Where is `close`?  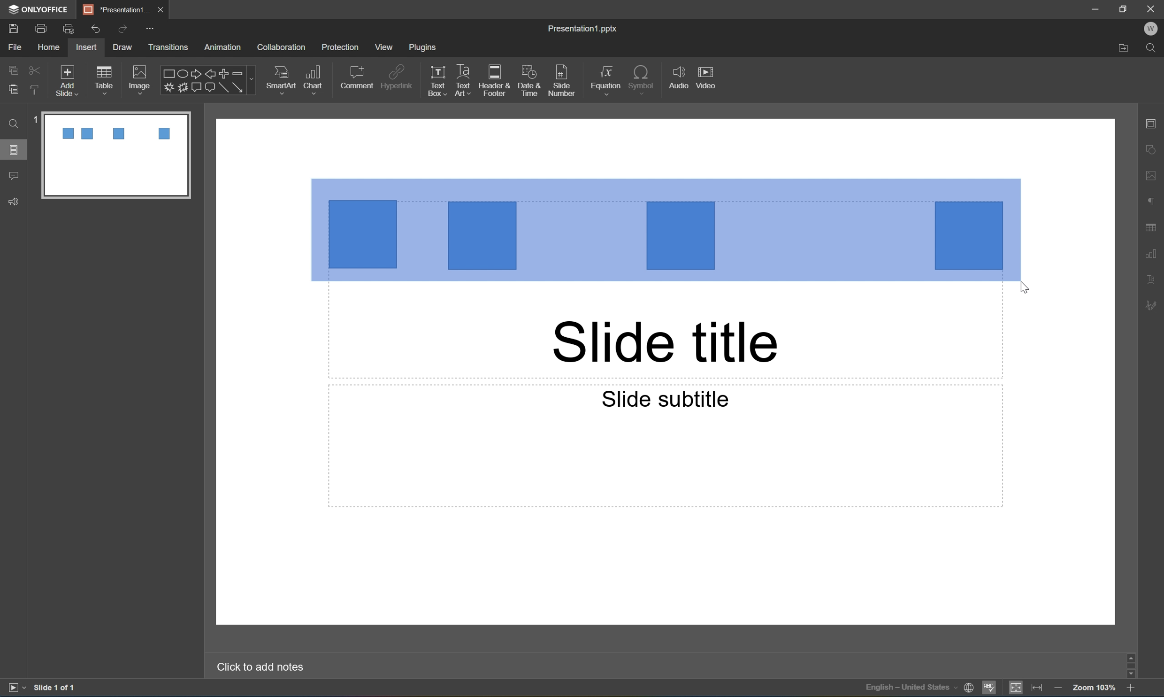 close is located at coordinates (163, 10).